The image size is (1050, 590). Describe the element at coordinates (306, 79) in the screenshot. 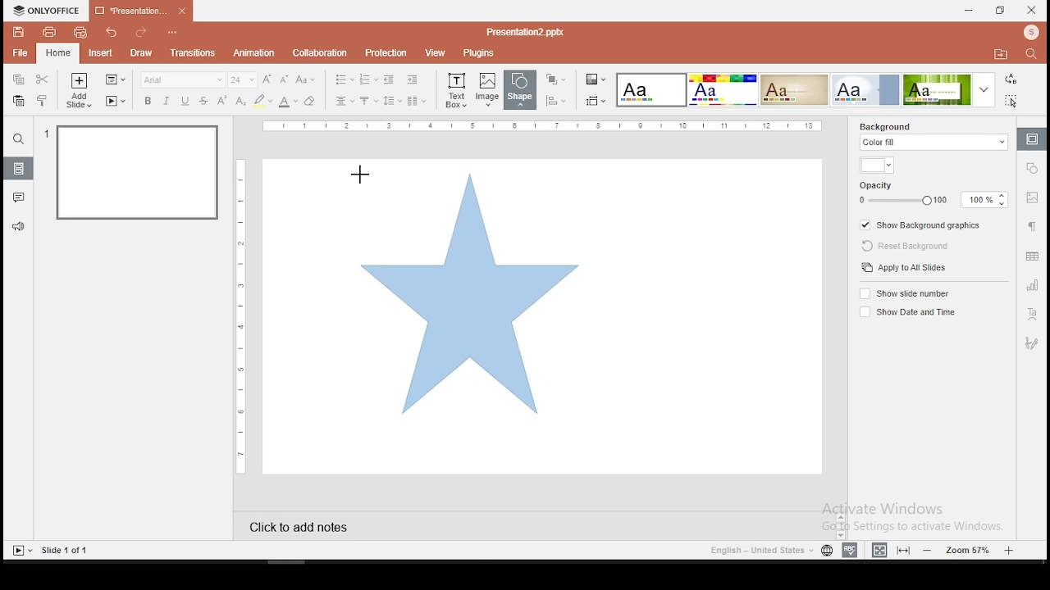

I see `change case` at that location.